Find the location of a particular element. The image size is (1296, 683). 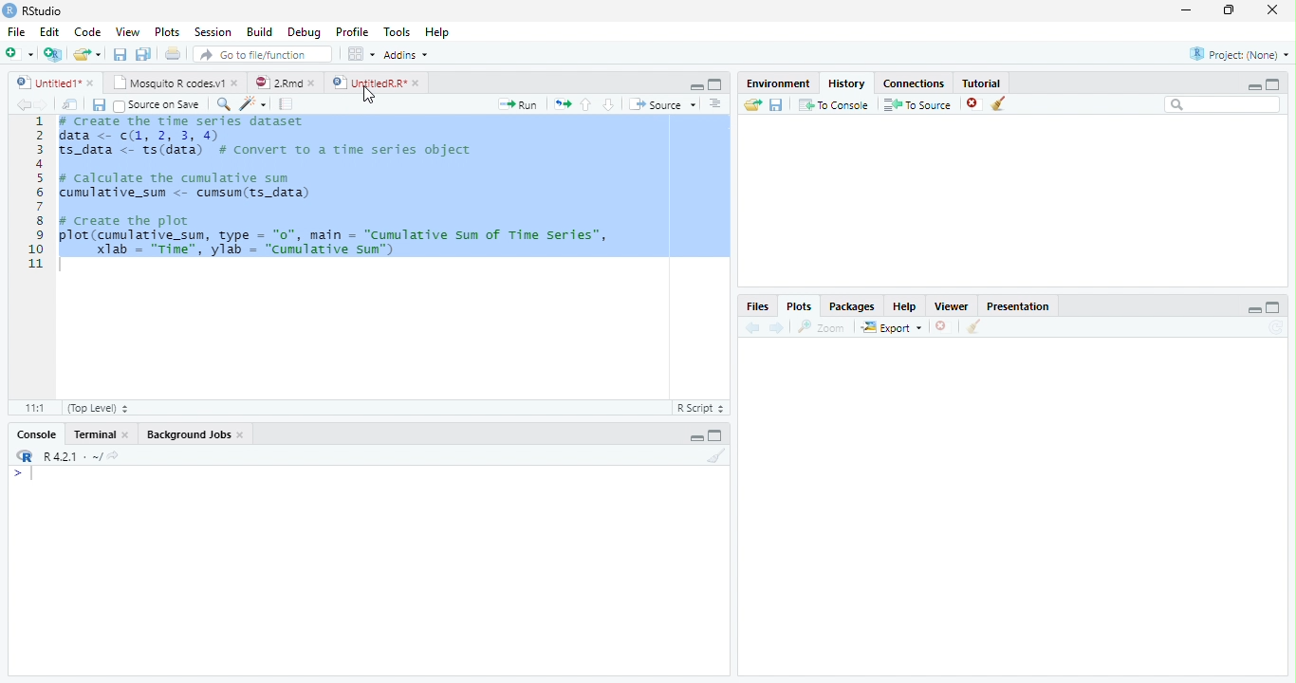

Open an existing file is located at coordinates (89, 54).